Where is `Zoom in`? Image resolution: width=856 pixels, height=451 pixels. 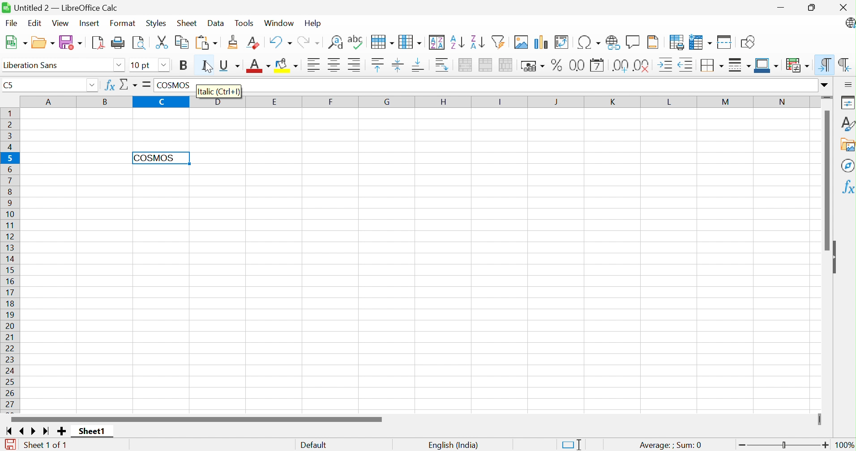 Zoom in is located at coordinates (826, 445).